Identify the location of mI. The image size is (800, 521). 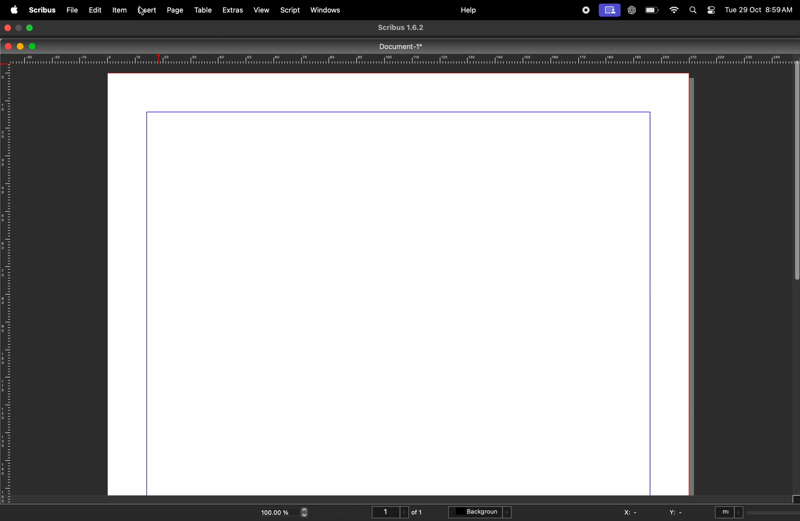
(729, 511).